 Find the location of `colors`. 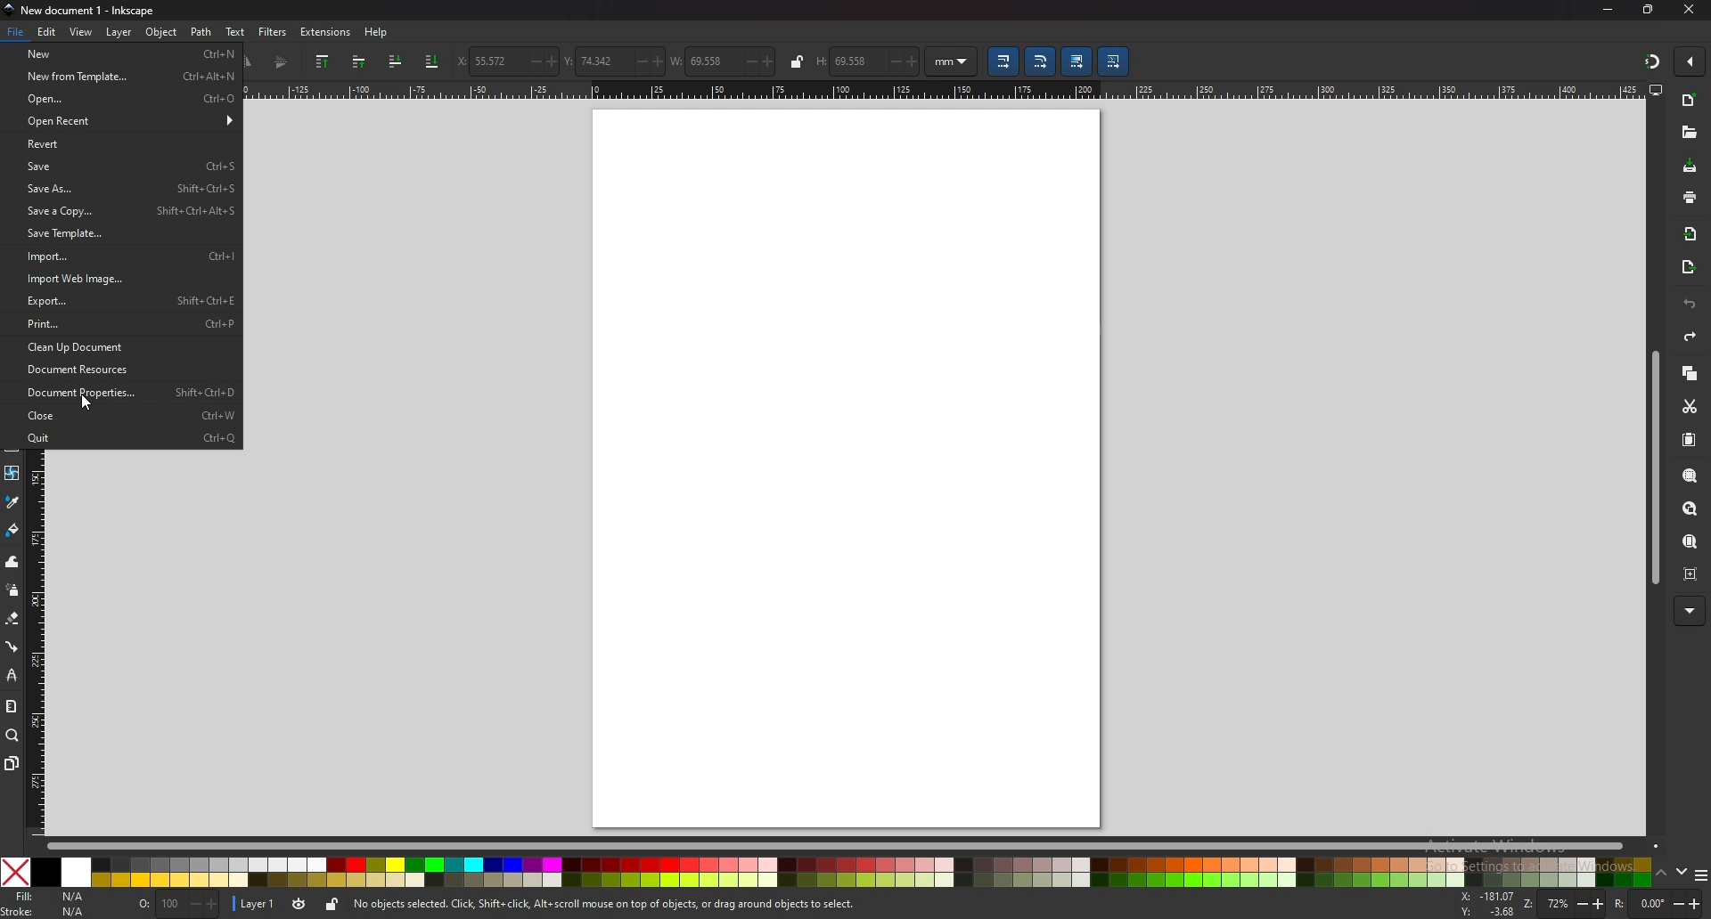

colors is located at coordinates (843, 873).